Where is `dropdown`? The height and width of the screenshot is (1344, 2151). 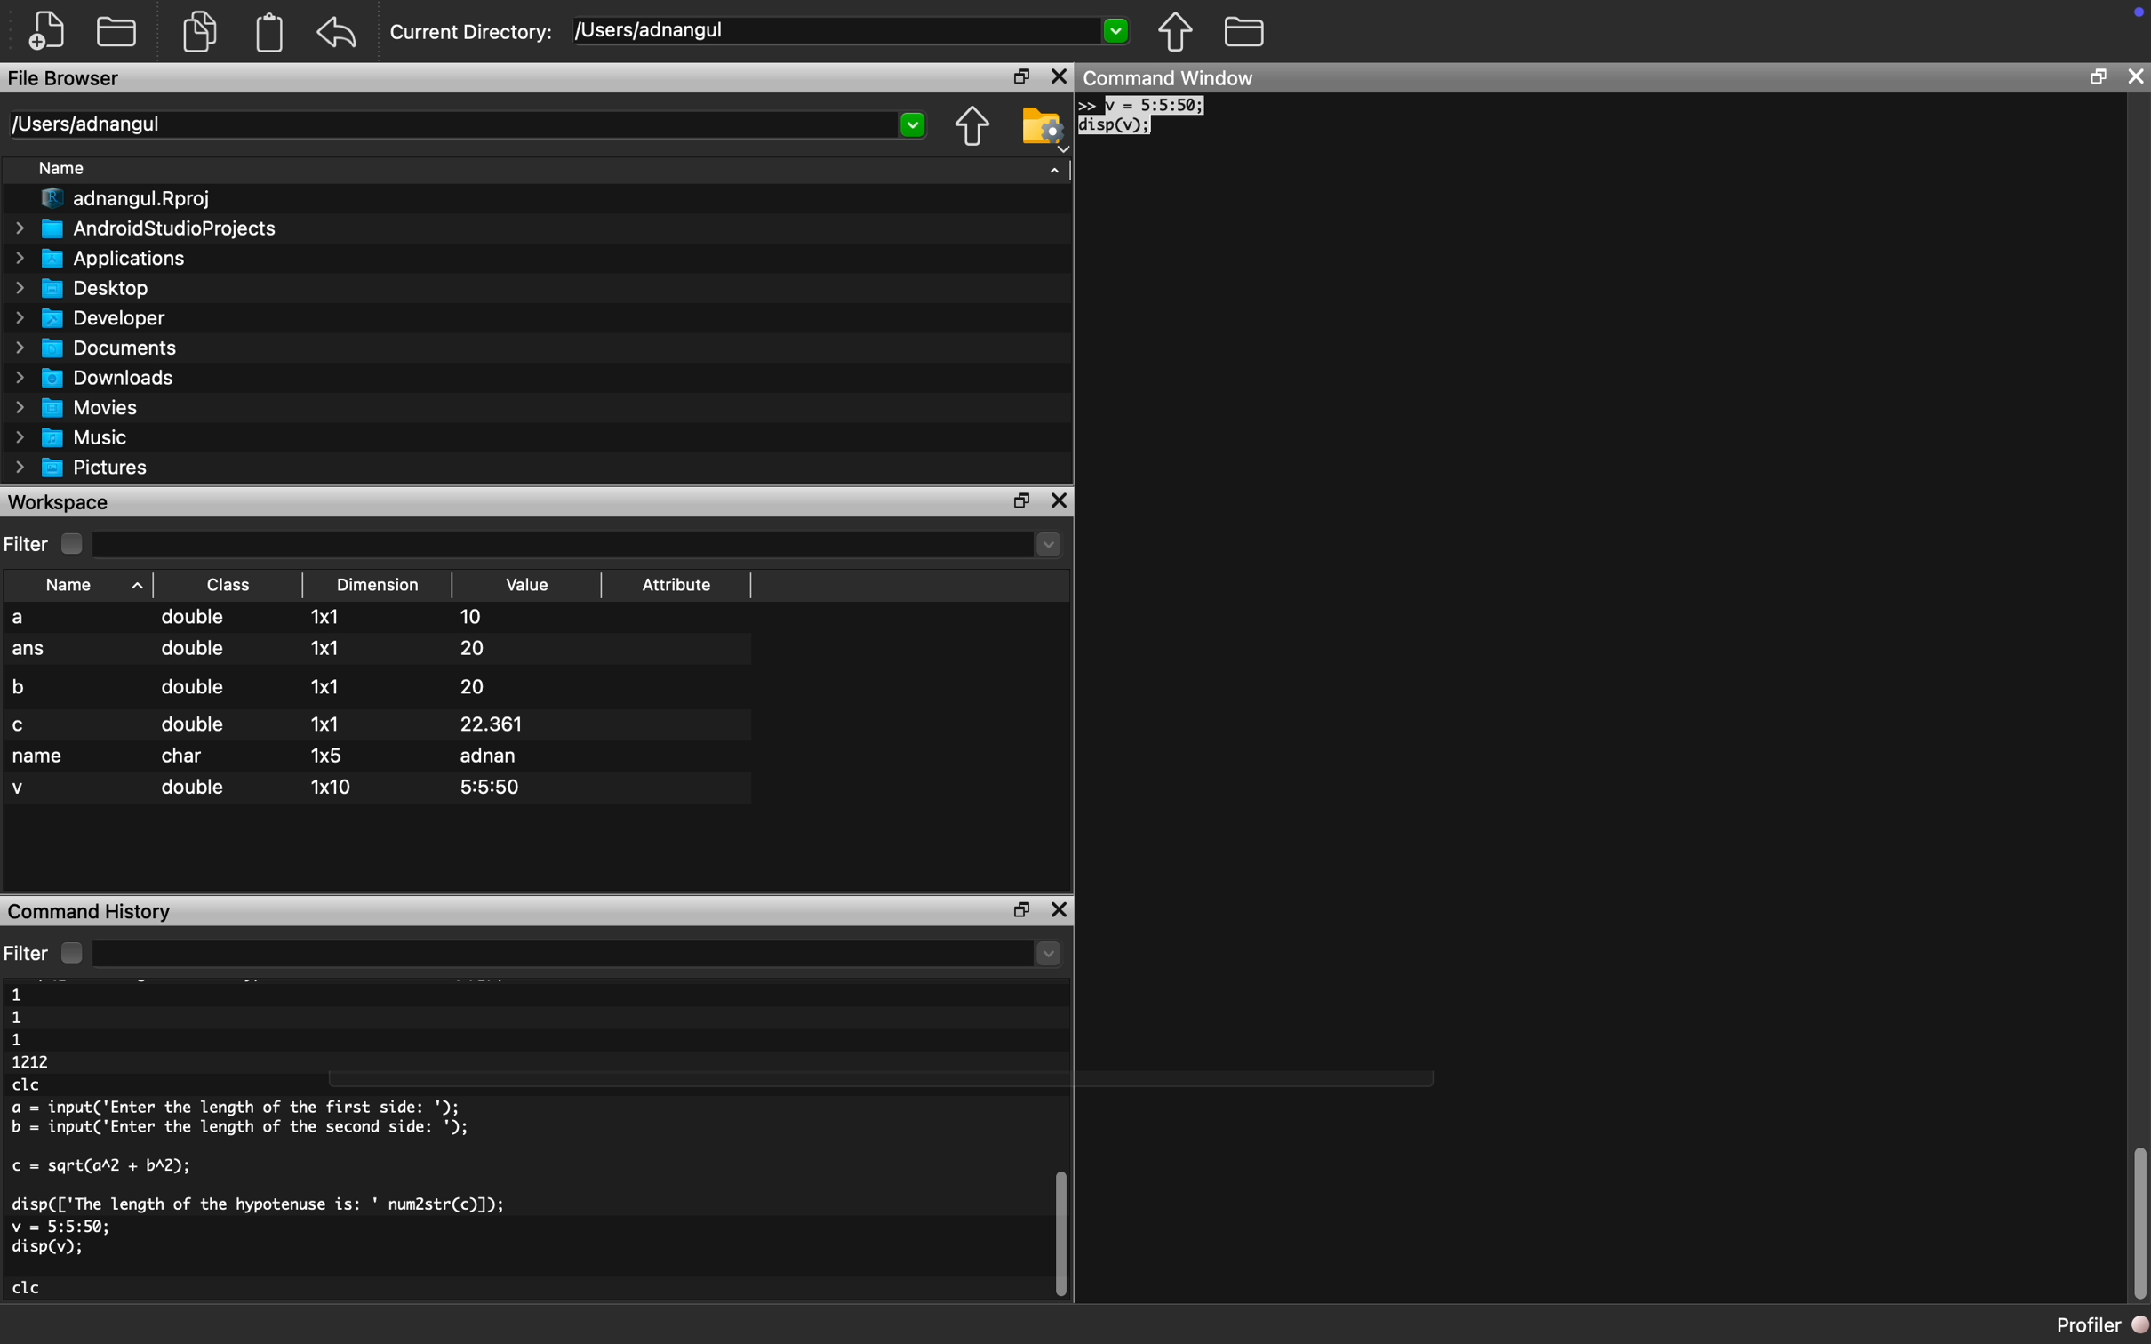 dropdown is located at coordinates (1041, 546).